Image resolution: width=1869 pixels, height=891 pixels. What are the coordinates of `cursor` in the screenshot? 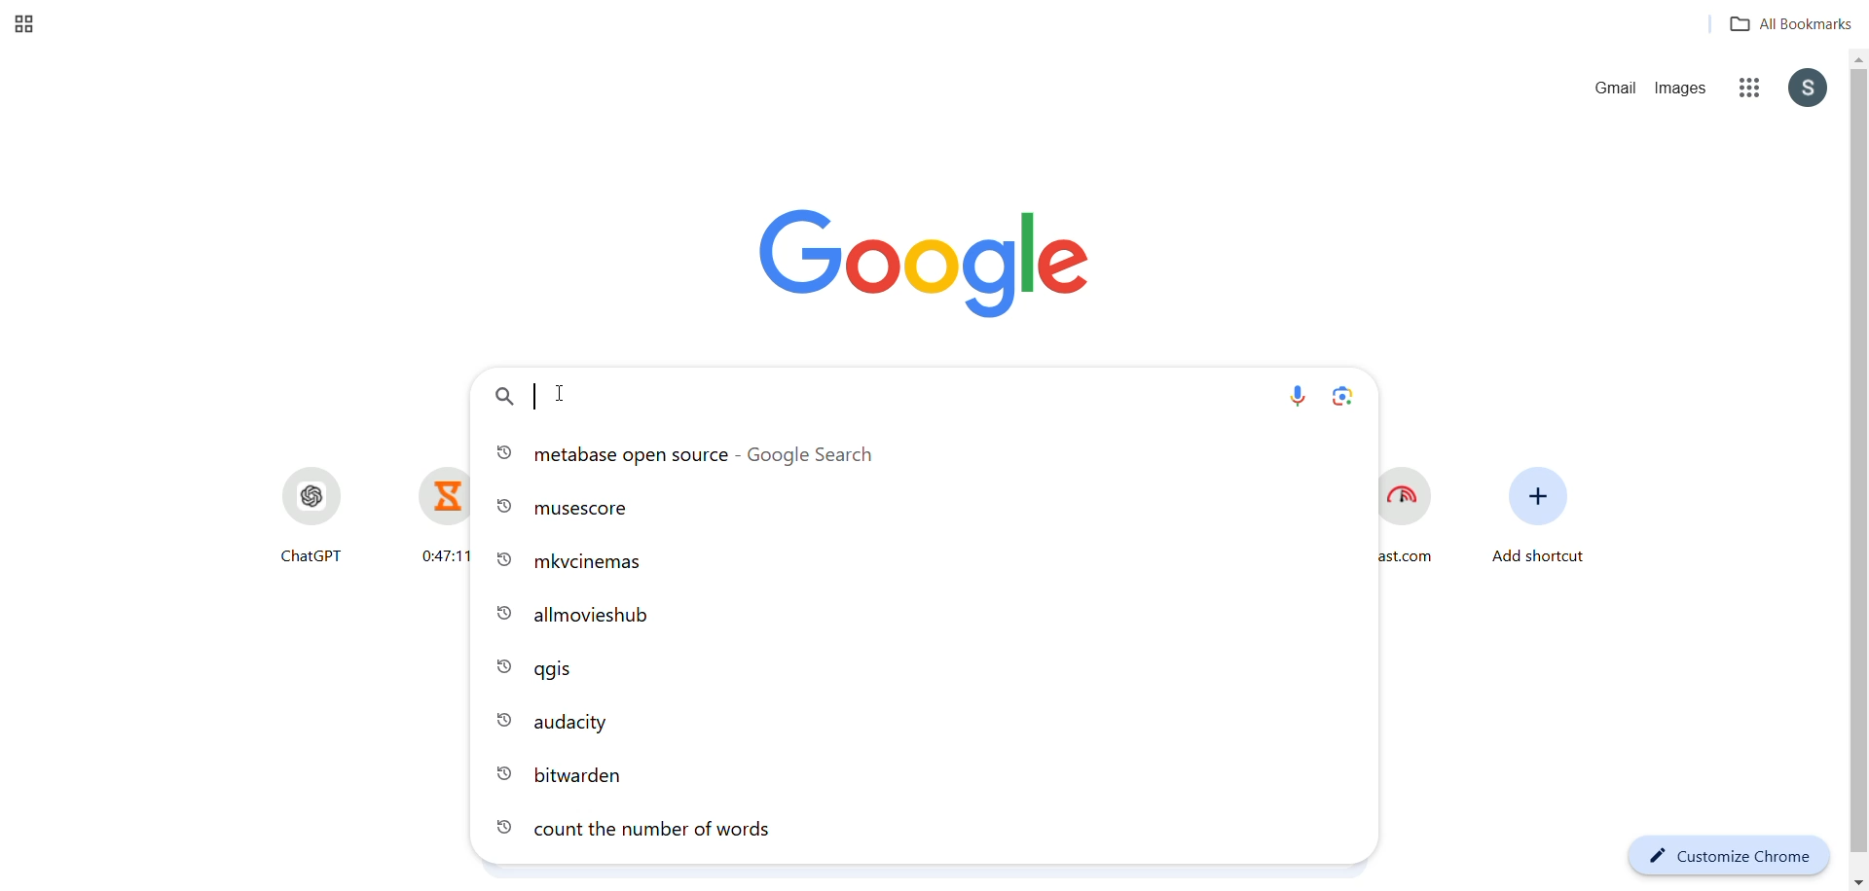 It's located at (565, 392).